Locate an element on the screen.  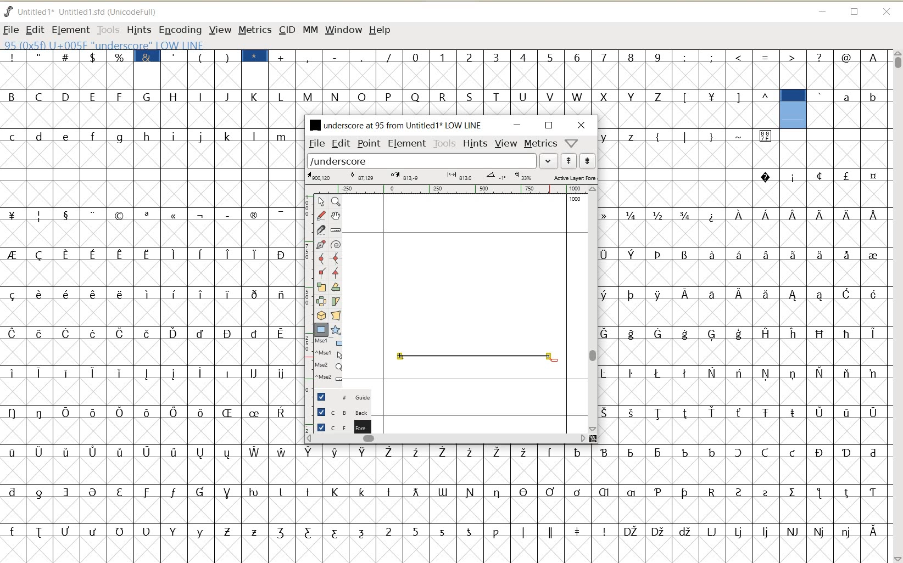
FILE is located at coordinates (11, 30).